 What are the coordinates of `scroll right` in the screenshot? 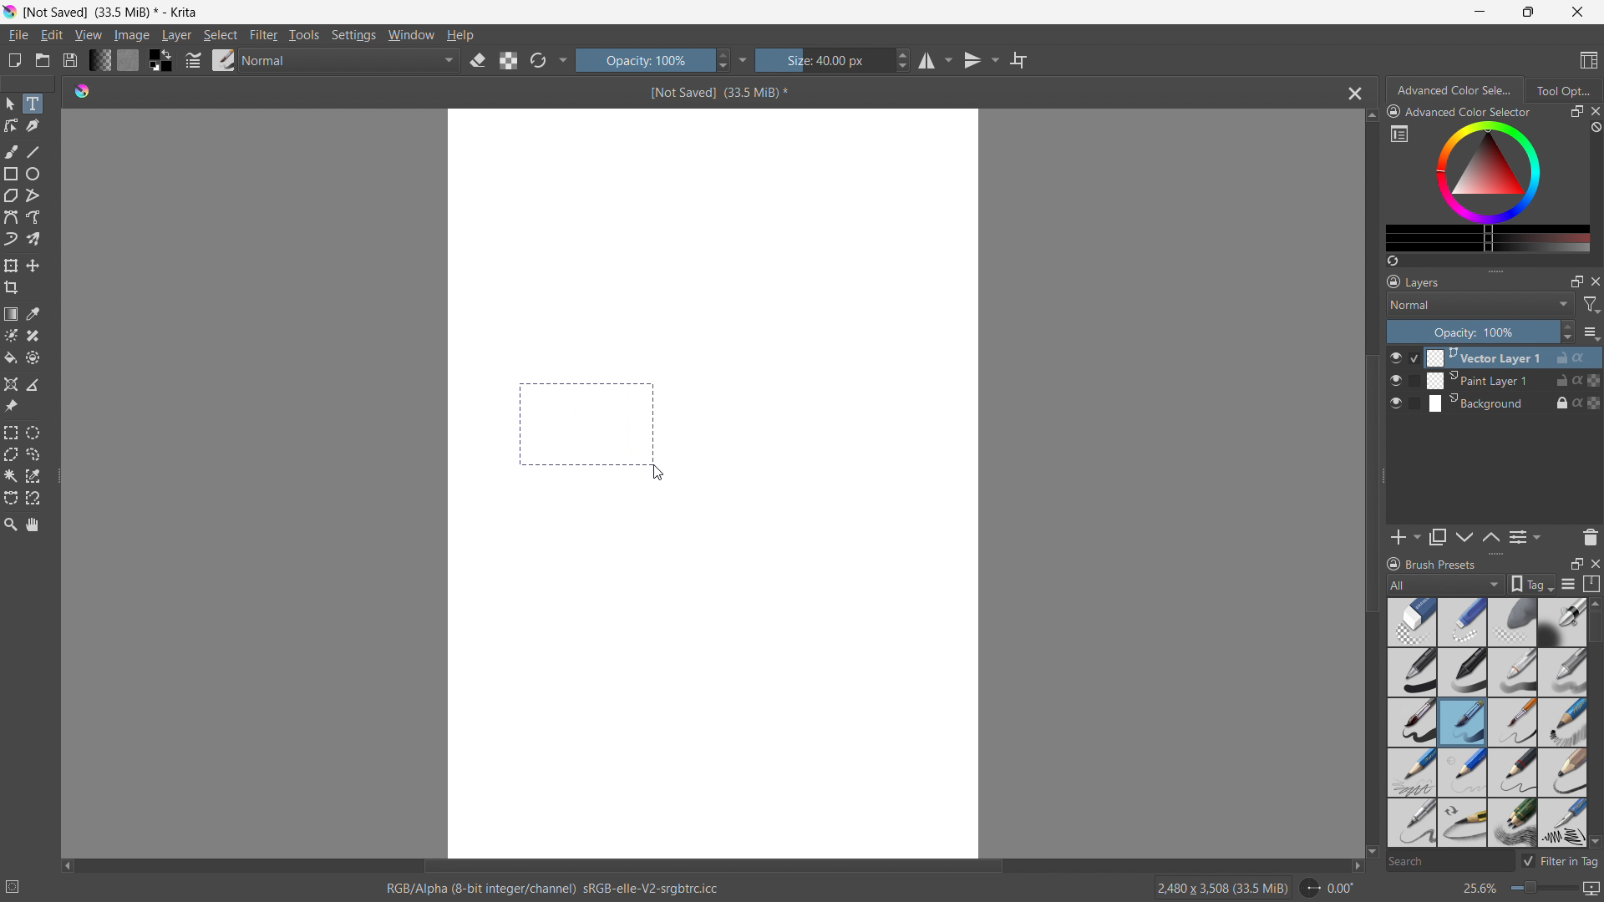 It's located at (1352, 866).